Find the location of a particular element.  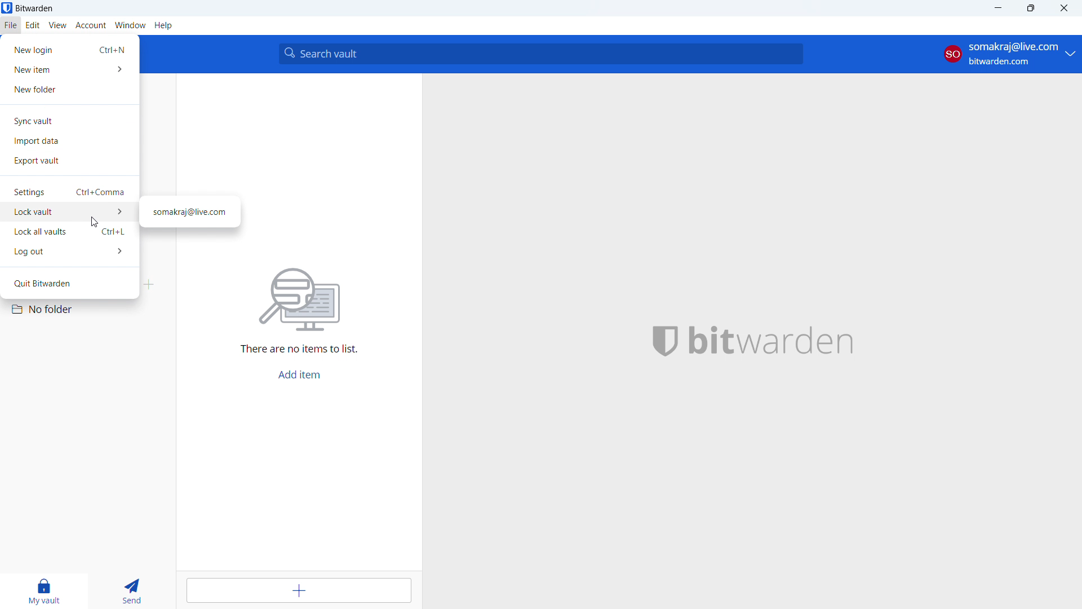

close is located at coordinates (1065, 8).